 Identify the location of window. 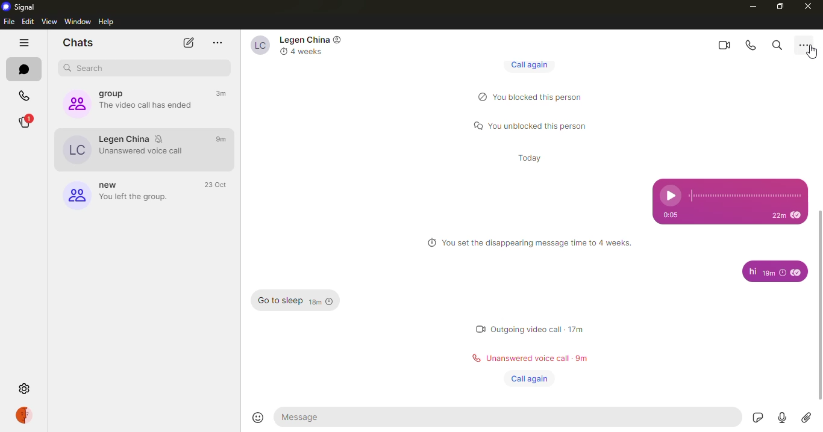
(78, 21).